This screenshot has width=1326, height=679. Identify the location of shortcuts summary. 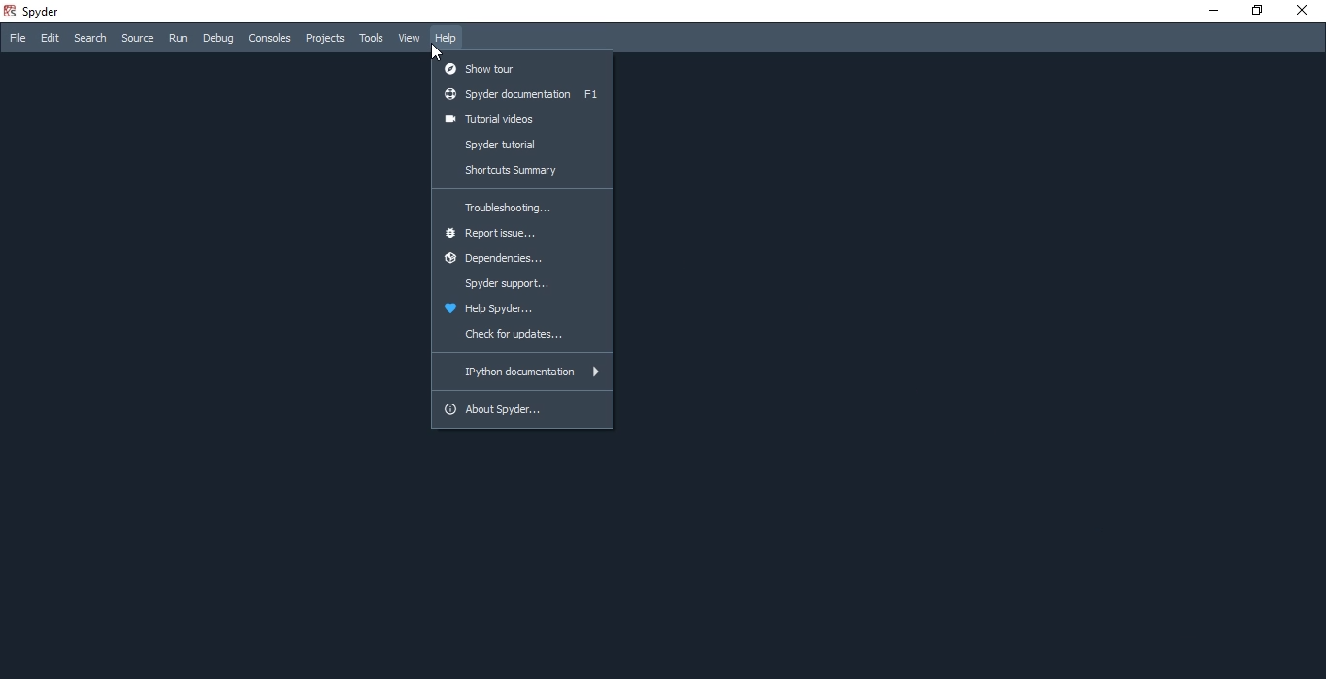
(520, 173).